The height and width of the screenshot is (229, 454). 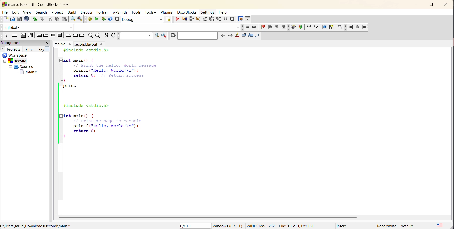 What do you see at coordinates (73, 12) in the screenshot?
I see `build` at bounding box center [73, 12].